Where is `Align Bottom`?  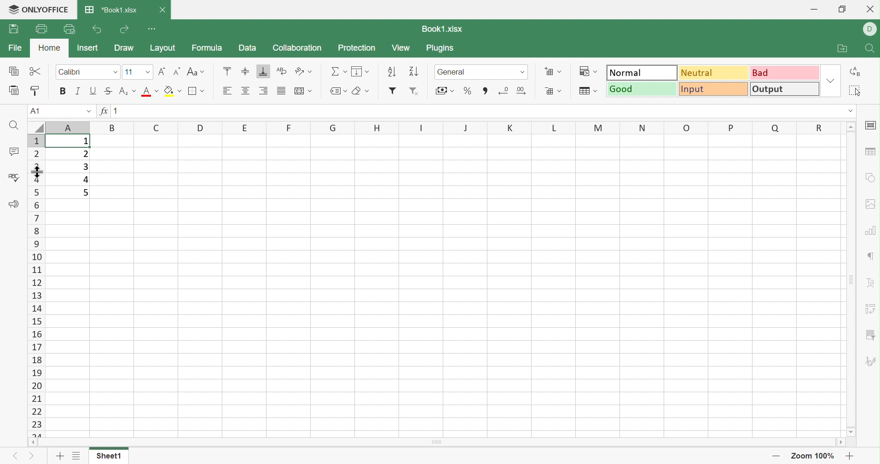 Align Bottom is located at coordinates (264, 71).